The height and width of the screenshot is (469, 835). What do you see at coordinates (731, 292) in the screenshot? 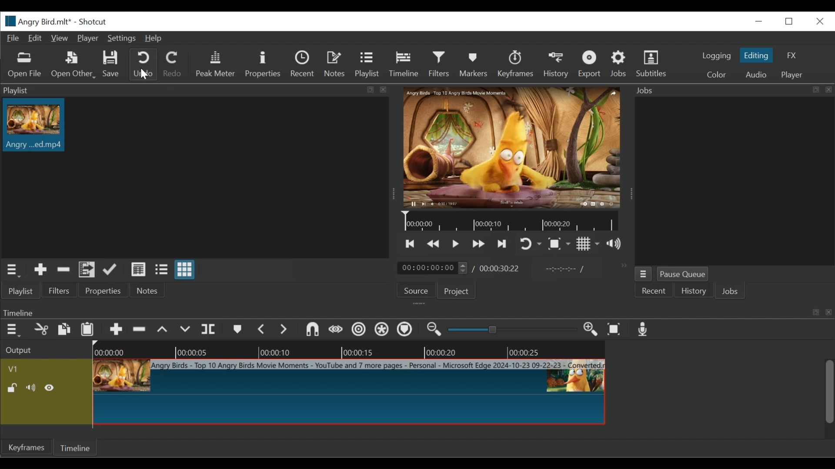
I see `Jobs` at bounding box center [731, 292].